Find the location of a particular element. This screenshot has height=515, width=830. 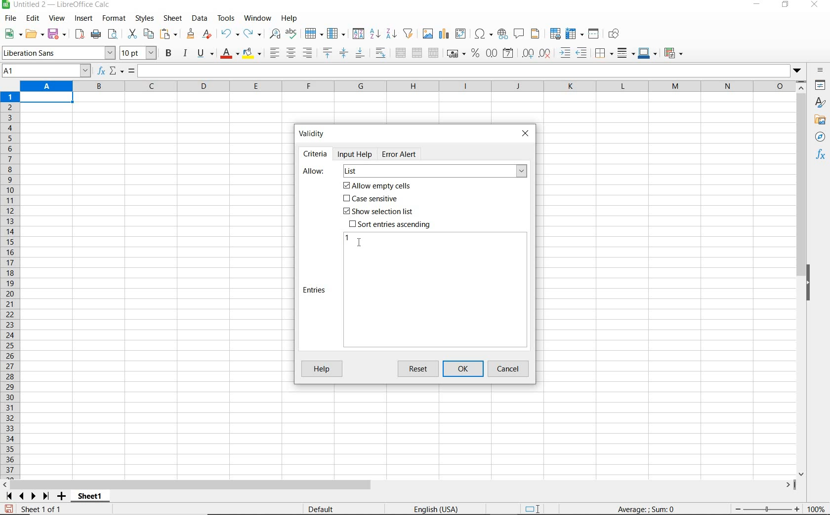

cancel is located at coordinates (509, 369).